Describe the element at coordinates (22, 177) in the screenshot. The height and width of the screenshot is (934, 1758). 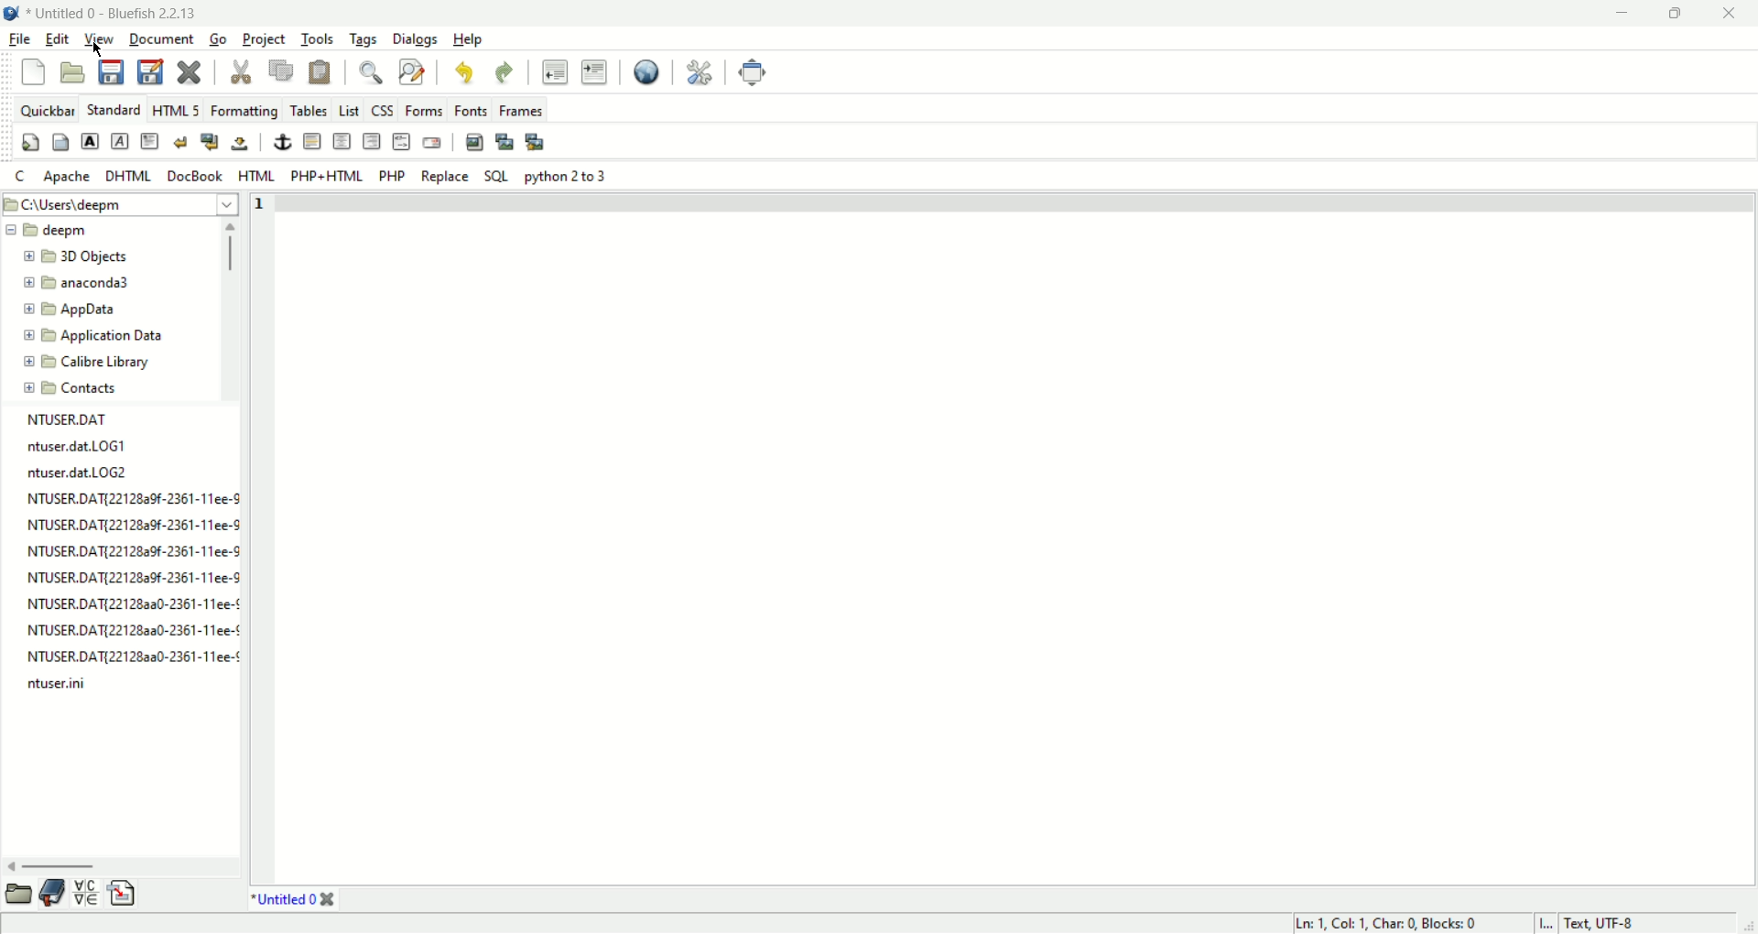
I see `quick settings` at that location.